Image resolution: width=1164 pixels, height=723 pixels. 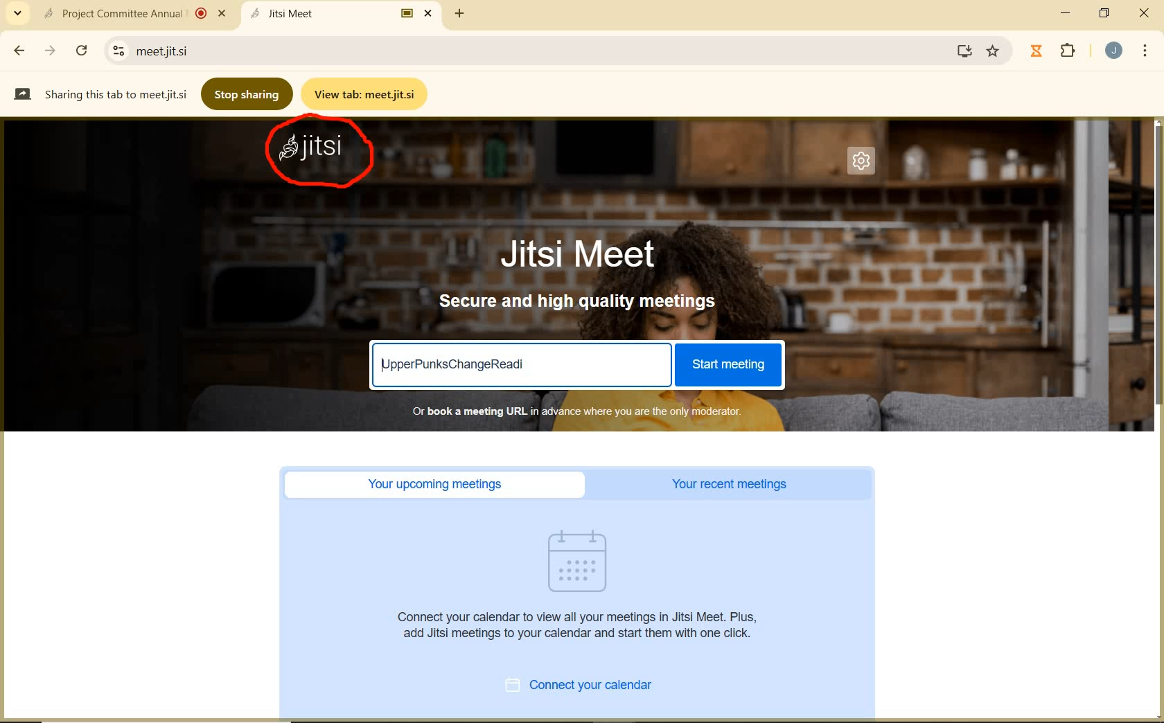 I want to click on Connect your calendar to view all your meetings in Jitsi Meet. Plus,
add Jitsi meetings to your calendar and start them with one click., so click(x=581, y=625).